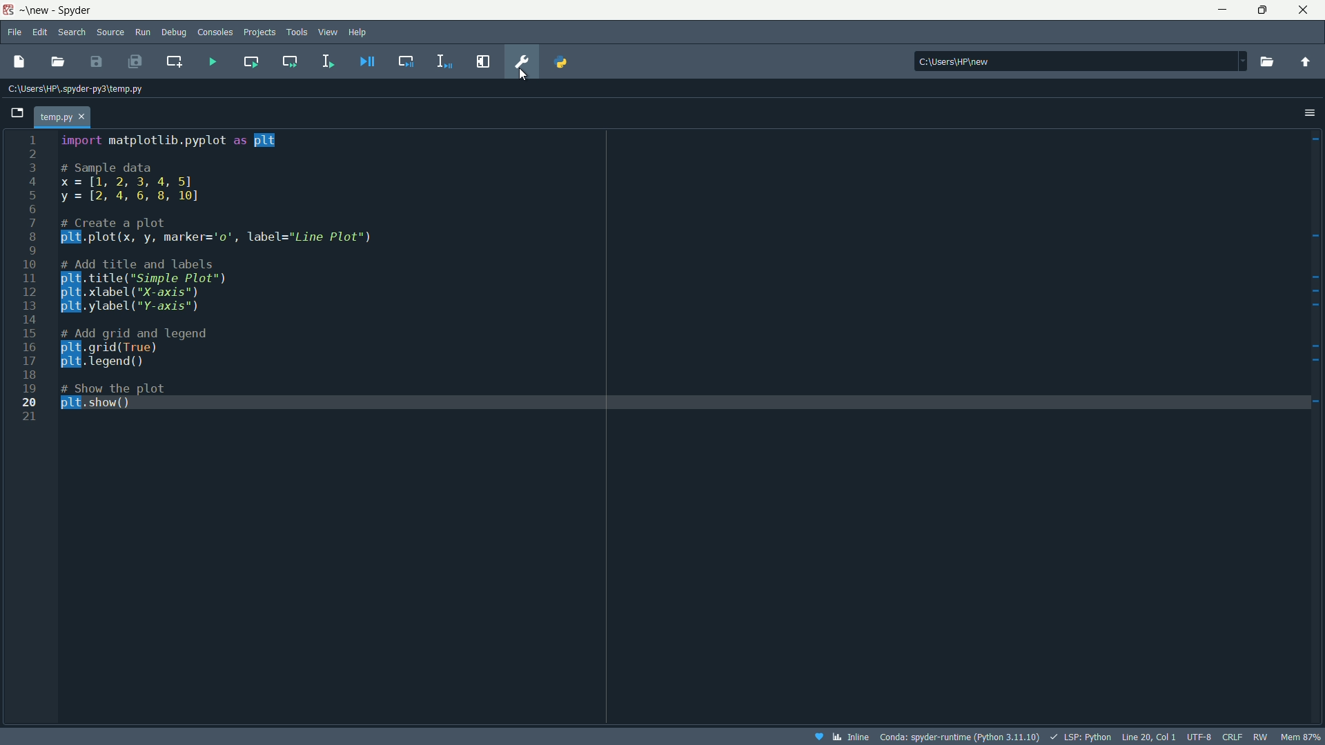 Image resolution: width=1325 pixels, height=745 pixels. I want to click on projects, so click(259, 33).